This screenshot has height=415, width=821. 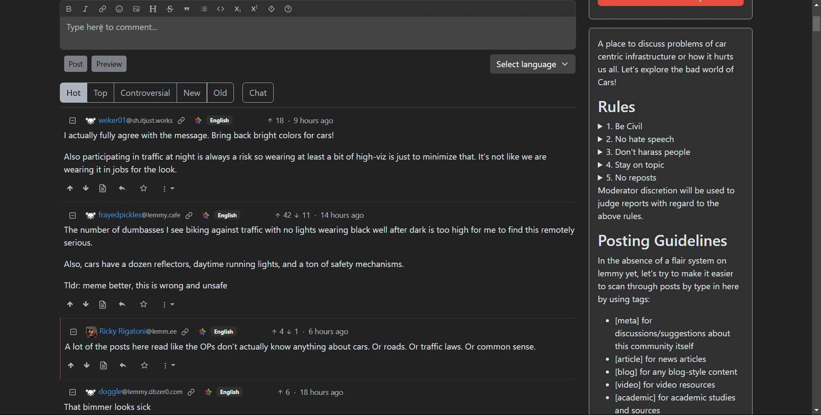 I want to click on select language, so click(x=532, y=64).